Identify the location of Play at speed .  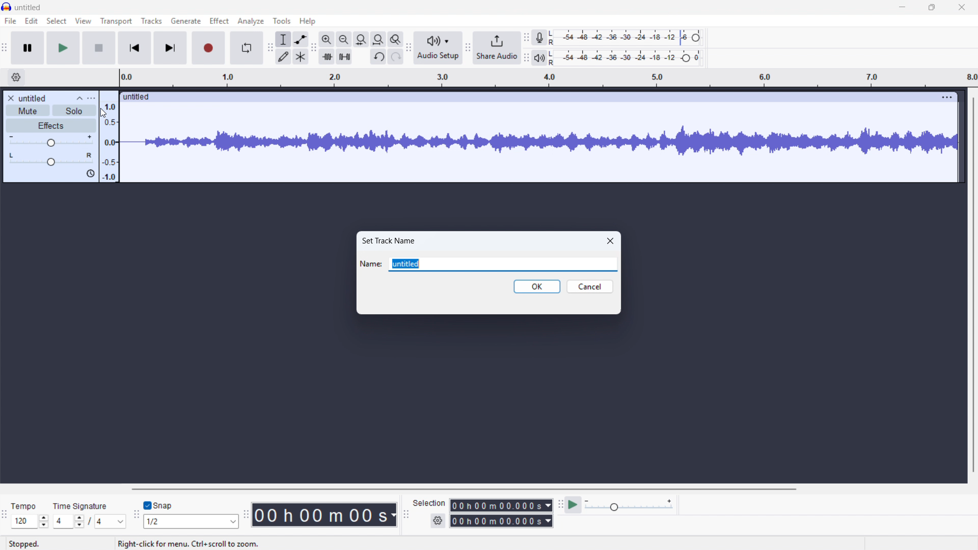
(574, 504).